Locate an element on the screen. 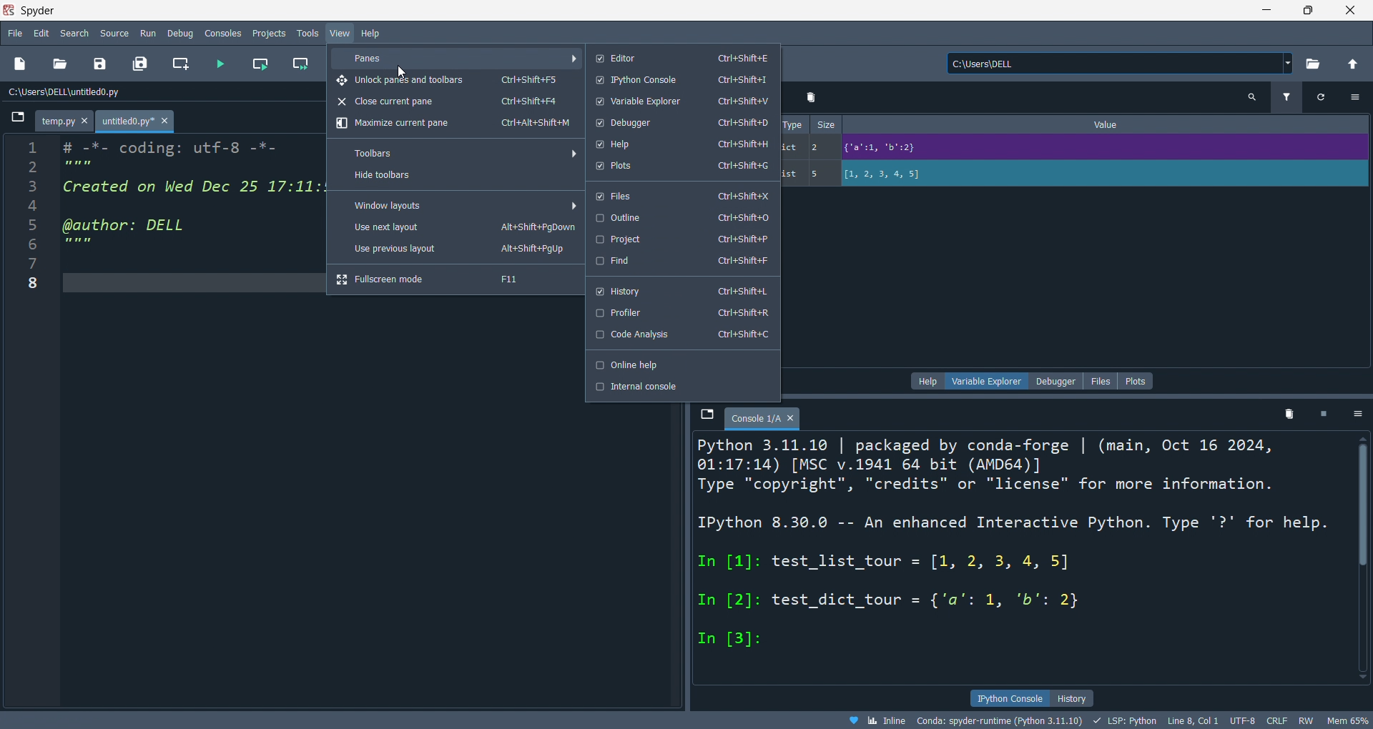 This screenshot has height=729, width=1373. refresh is located at coordinates (1320, 98).